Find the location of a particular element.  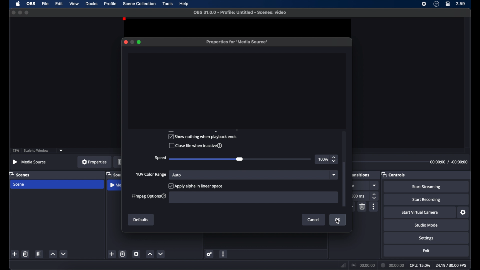

obscure label is located at coordinates (116, 185).